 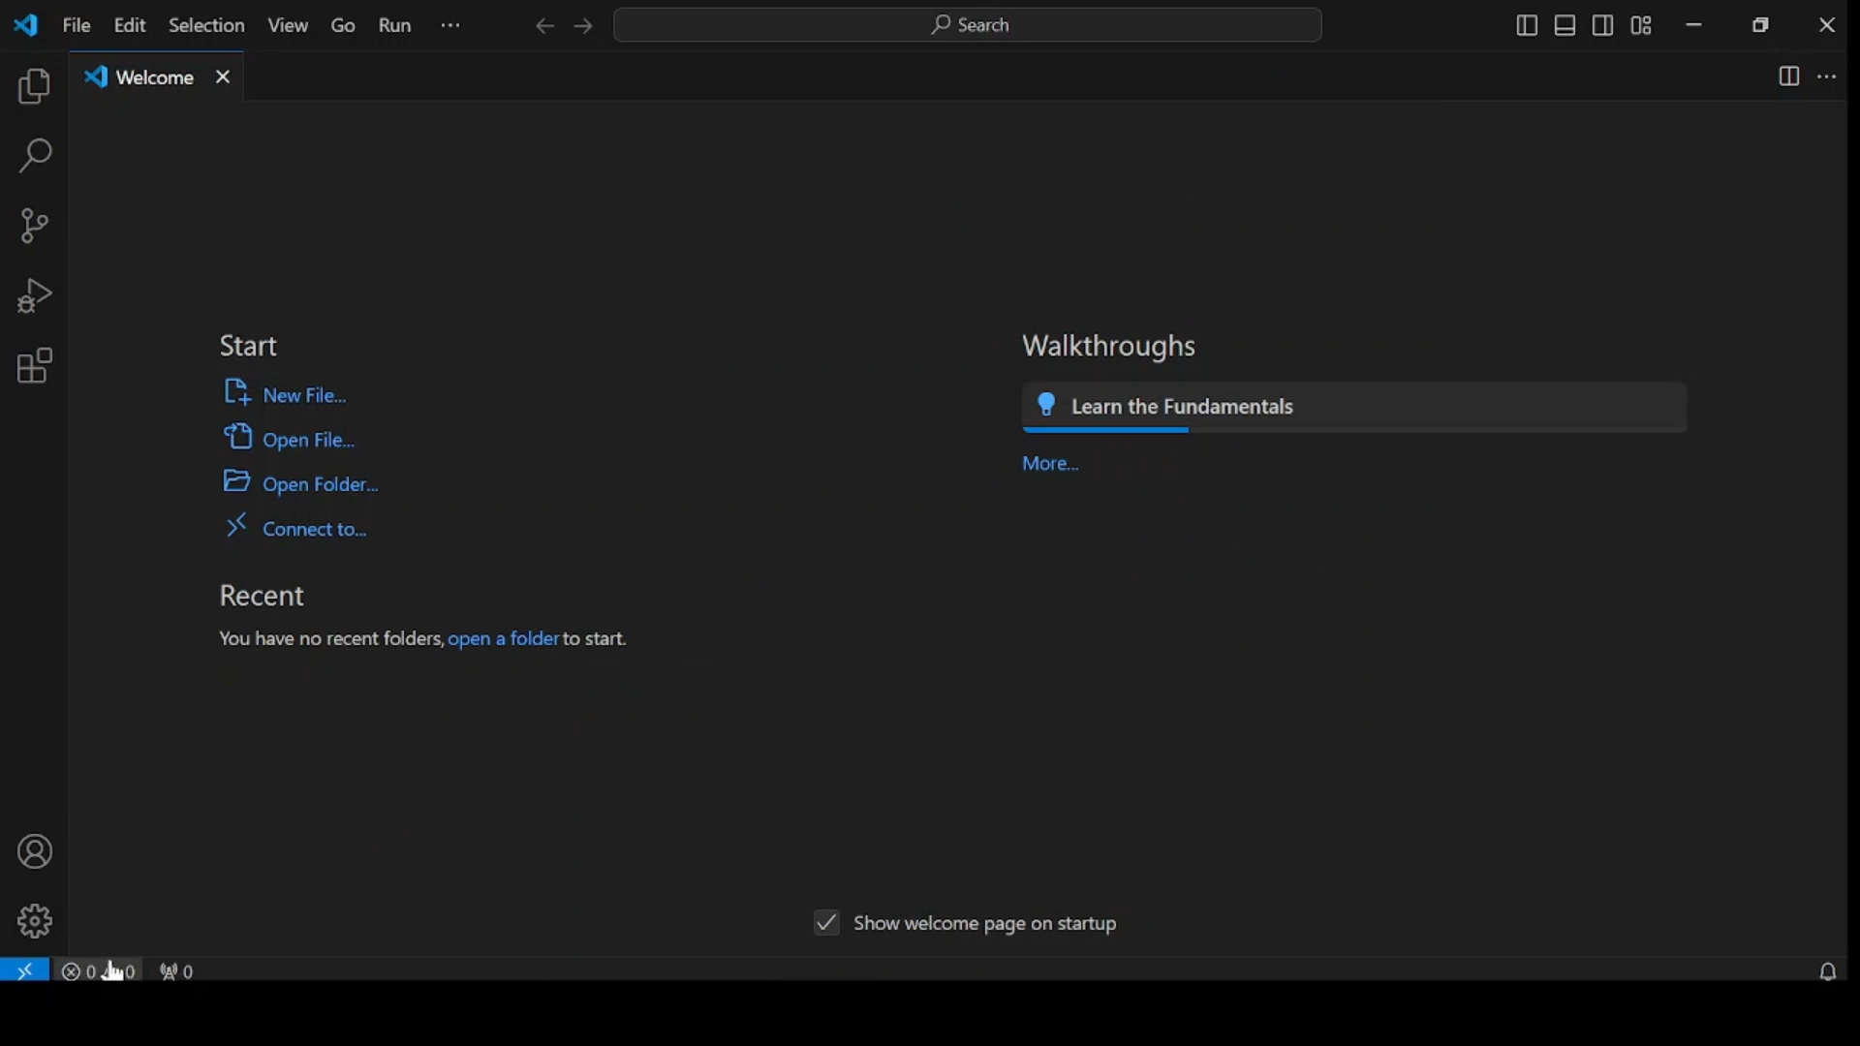 I want to click on no ports forwarded, so click(x=176, y=970).